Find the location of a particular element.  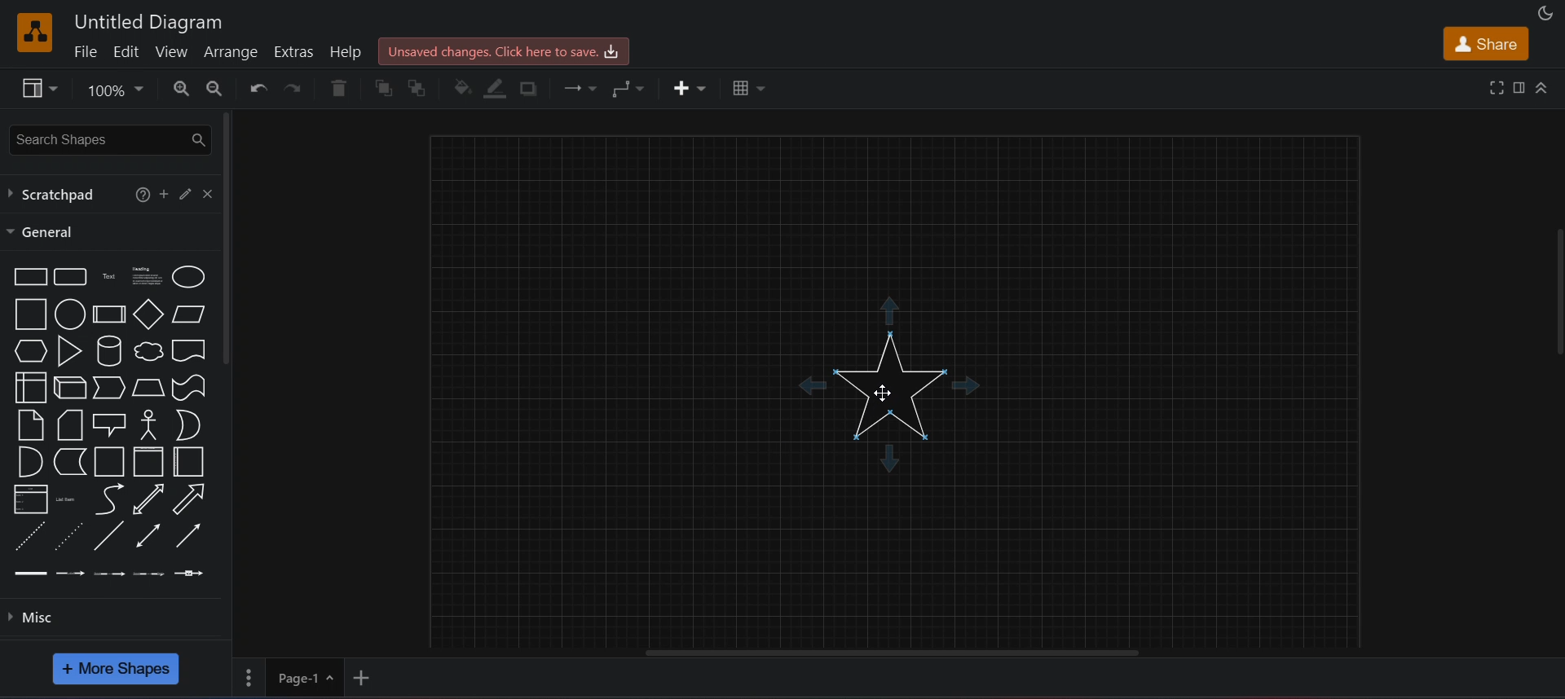

close is located at coordinates (208, 193).